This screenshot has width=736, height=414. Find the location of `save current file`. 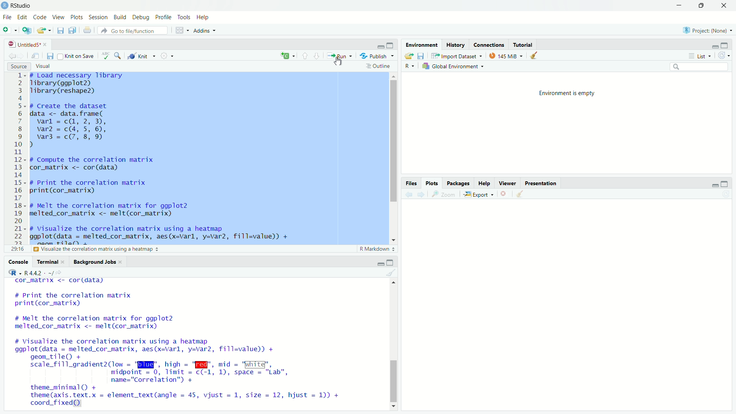

save current file is located at coordinates (60, 30).